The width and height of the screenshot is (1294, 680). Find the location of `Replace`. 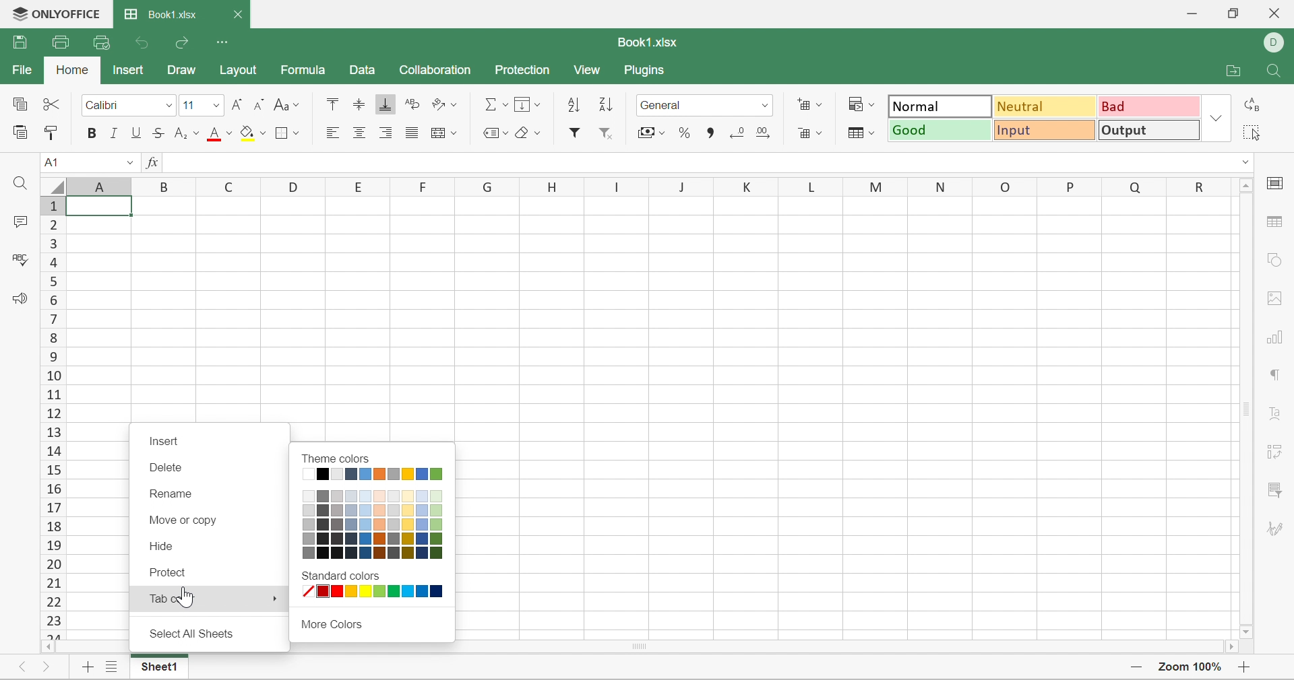

Replace is located at coordinates (1250, 106).